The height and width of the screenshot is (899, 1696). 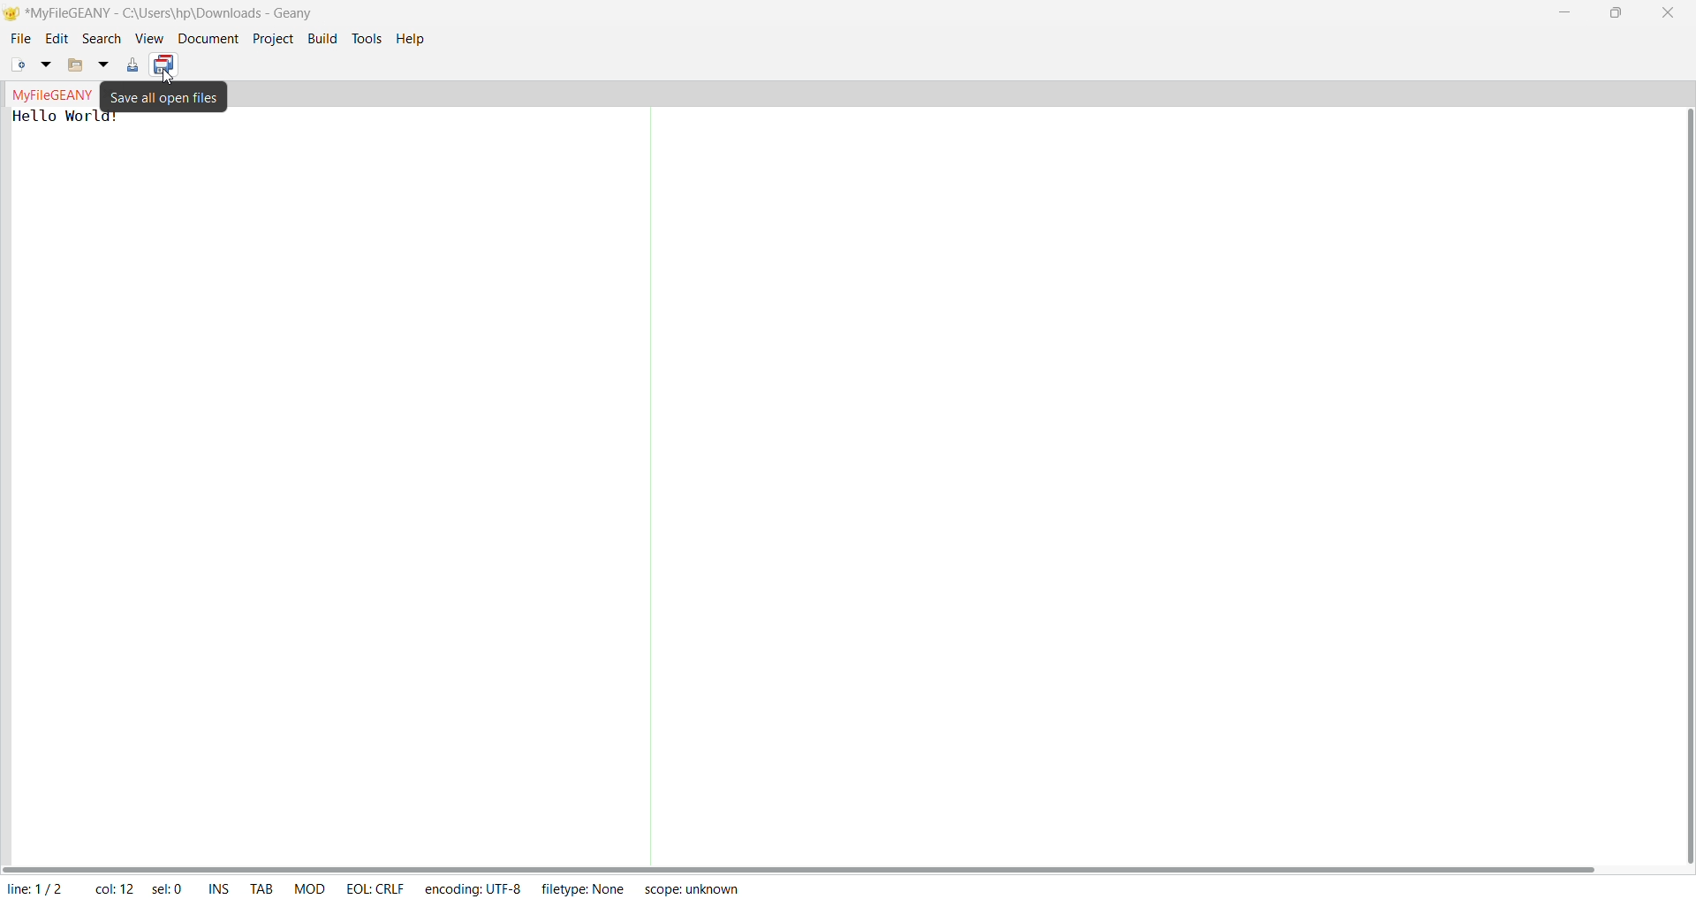 I want to click on cursor, so click(x=173, y=72).